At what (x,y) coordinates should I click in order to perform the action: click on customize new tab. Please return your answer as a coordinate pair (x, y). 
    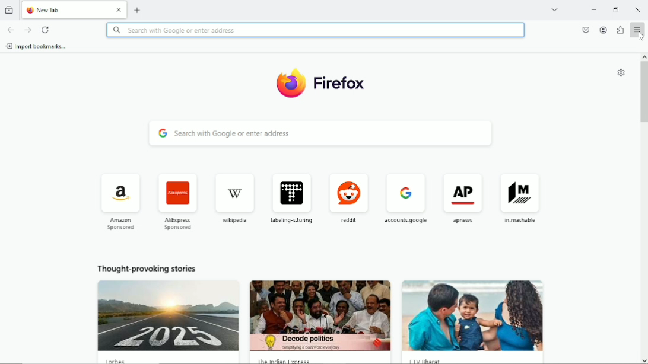
    Looking at the image, I should click on (621, 72).